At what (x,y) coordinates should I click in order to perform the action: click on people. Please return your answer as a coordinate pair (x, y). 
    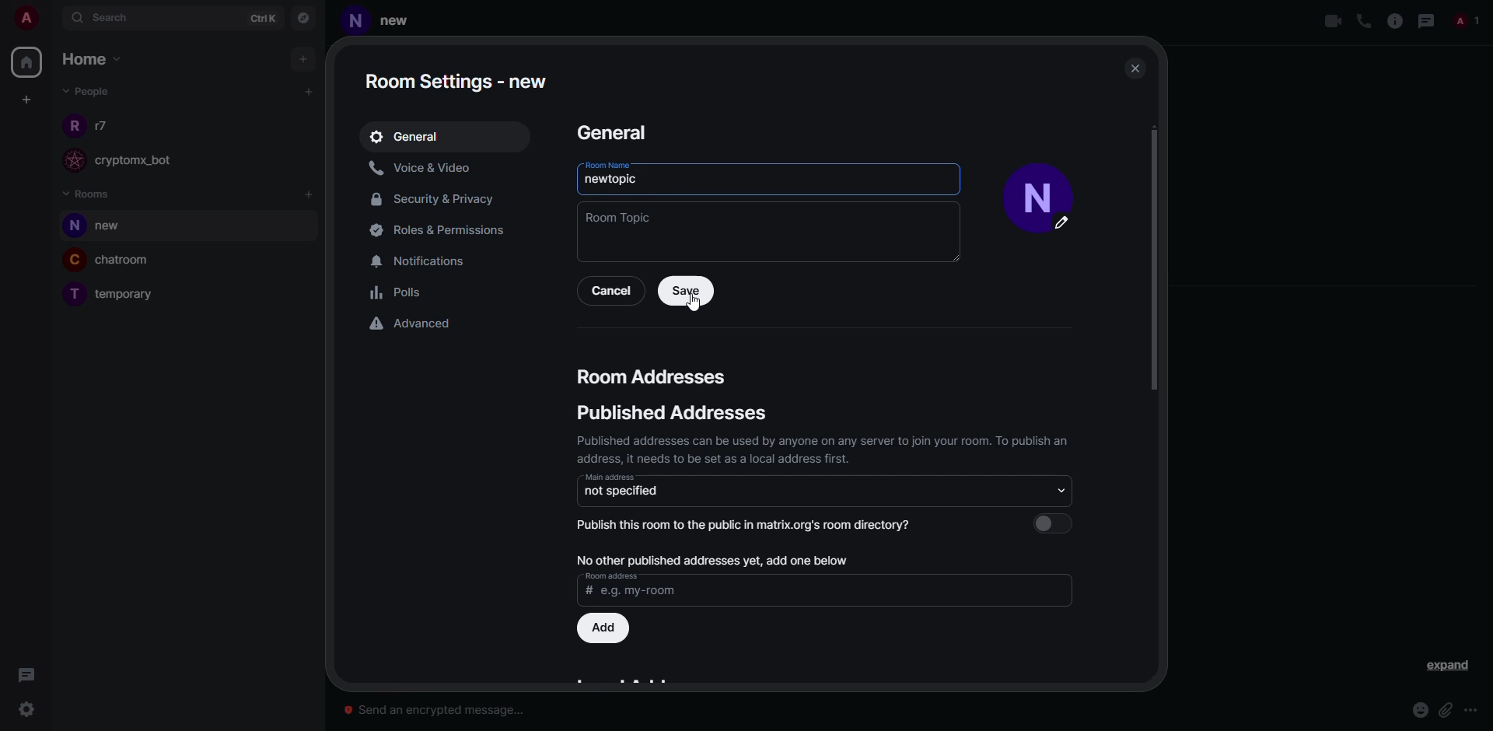
    Looking at the image, I should click on (1469, 20).